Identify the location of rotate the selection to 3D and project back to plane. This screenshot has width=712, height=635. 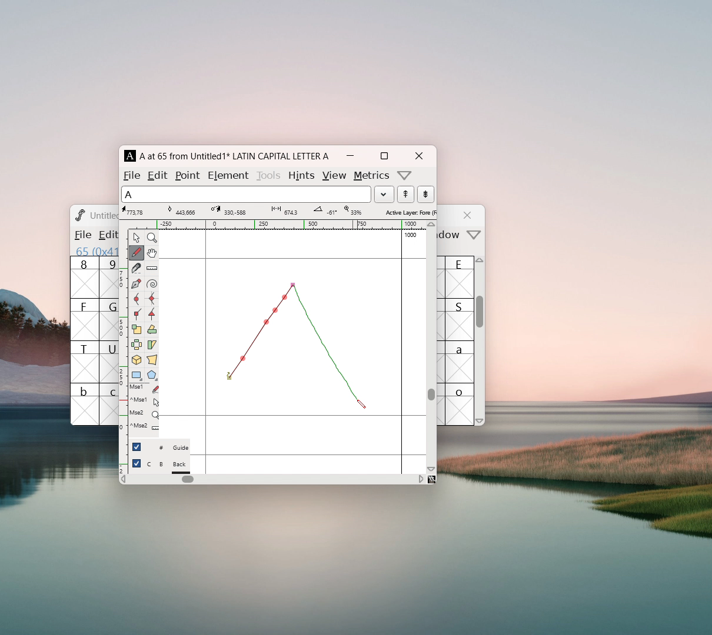
(137, 361).